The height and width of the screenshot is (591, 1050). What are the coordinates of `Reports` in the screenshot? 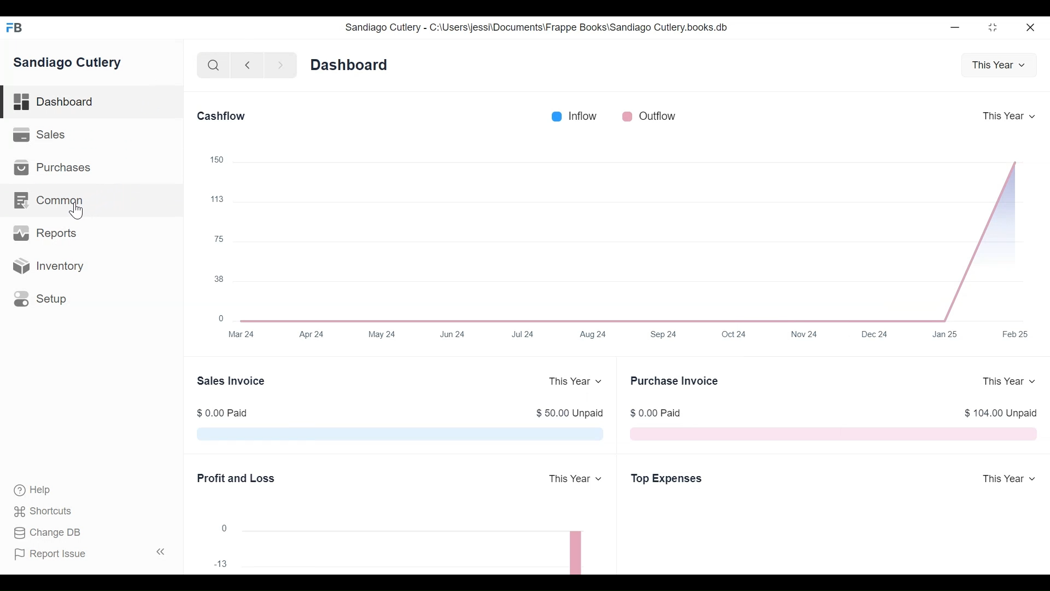 It's located at (45, 232).